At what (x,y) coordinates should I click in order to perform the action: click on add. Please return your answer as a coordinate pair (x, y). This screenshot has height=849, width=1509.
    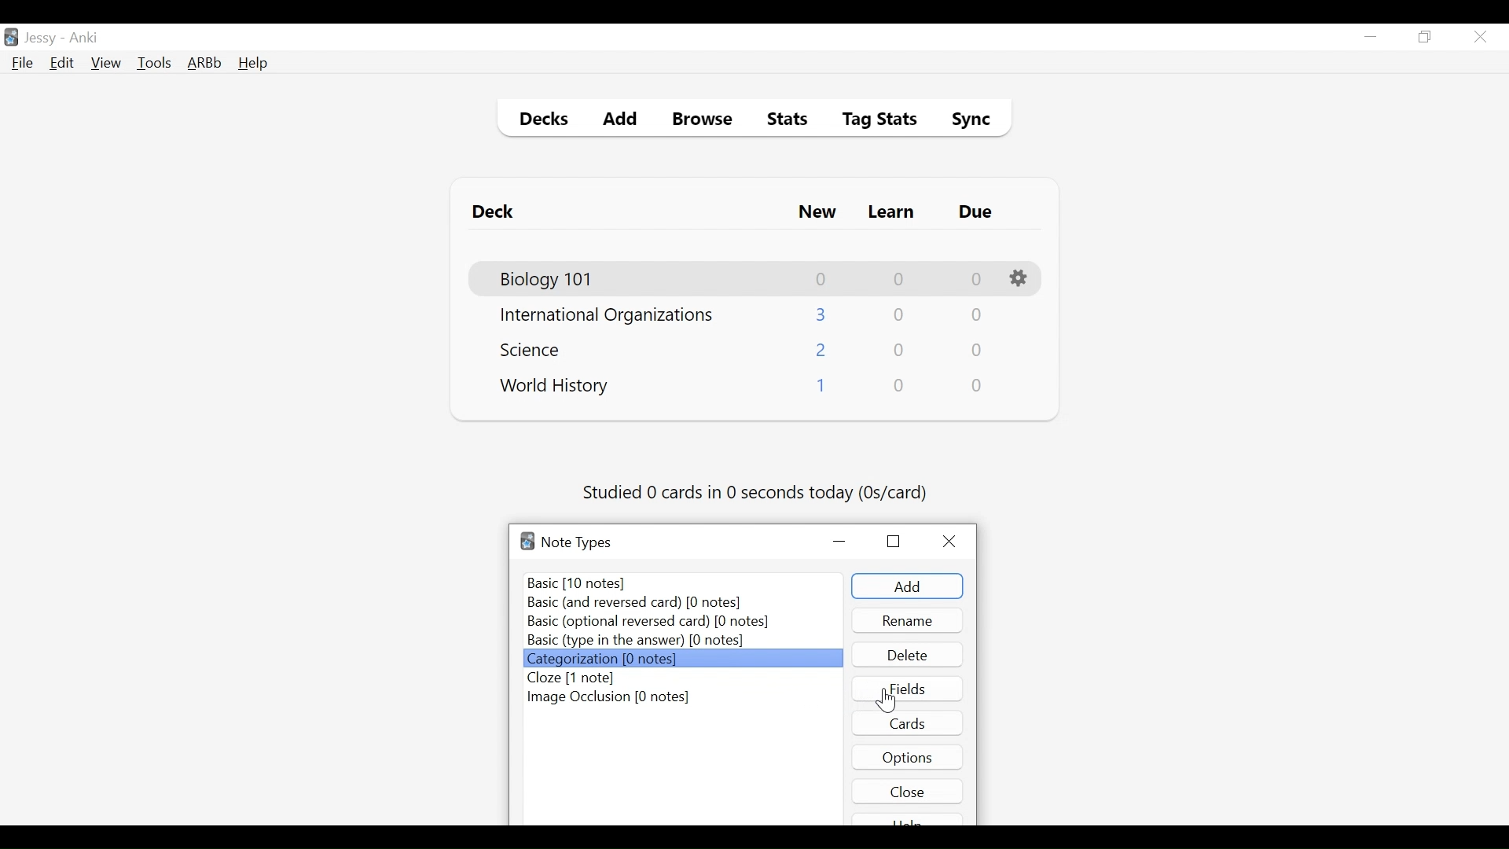
    Looking at the image, I should click on (907, 586).